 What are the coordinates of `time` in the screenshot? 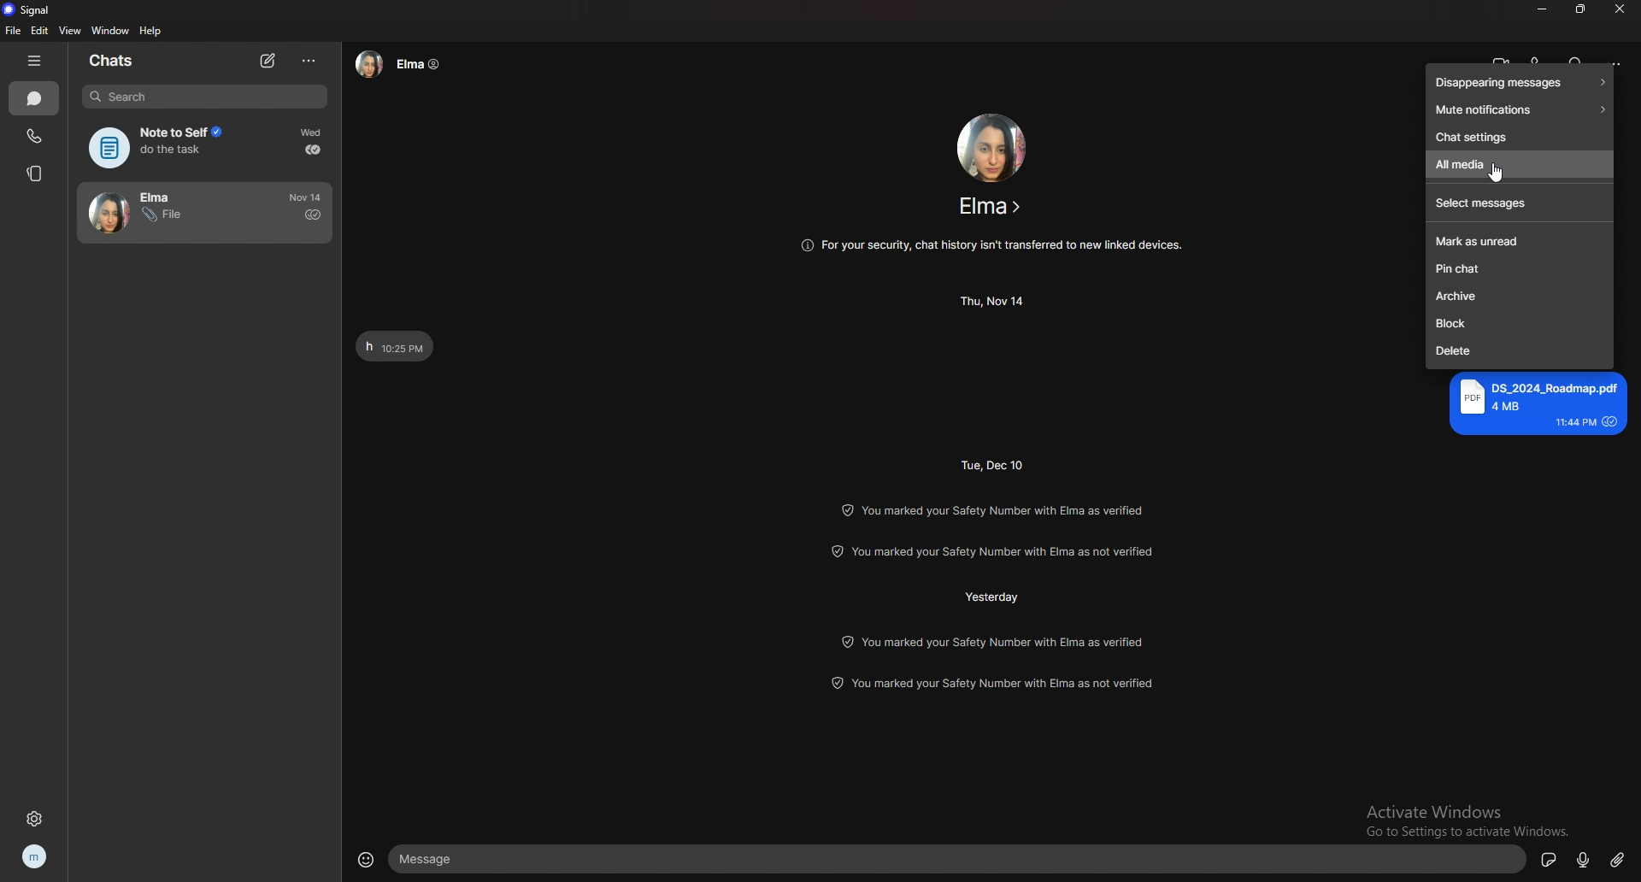 It's located at (996, 464).